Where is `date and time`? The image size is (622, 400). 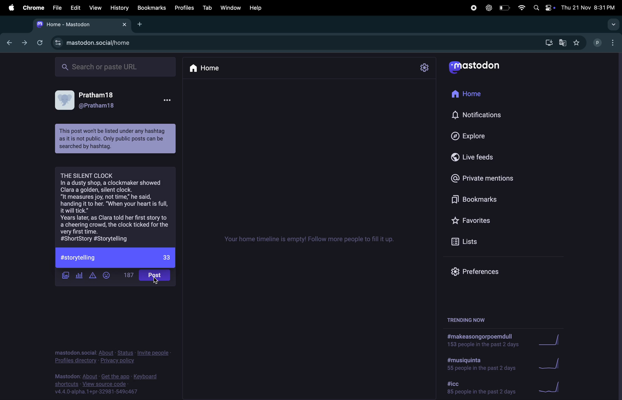
date and time is located at coordinates (589, 8).